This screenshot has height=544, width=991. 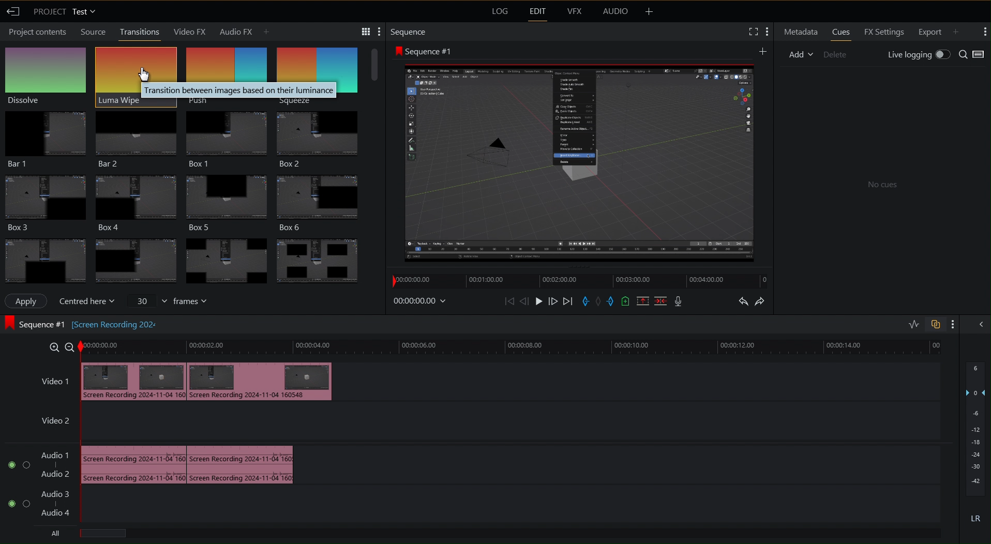 I want to click on Metadata, so click(x=799, y=32).